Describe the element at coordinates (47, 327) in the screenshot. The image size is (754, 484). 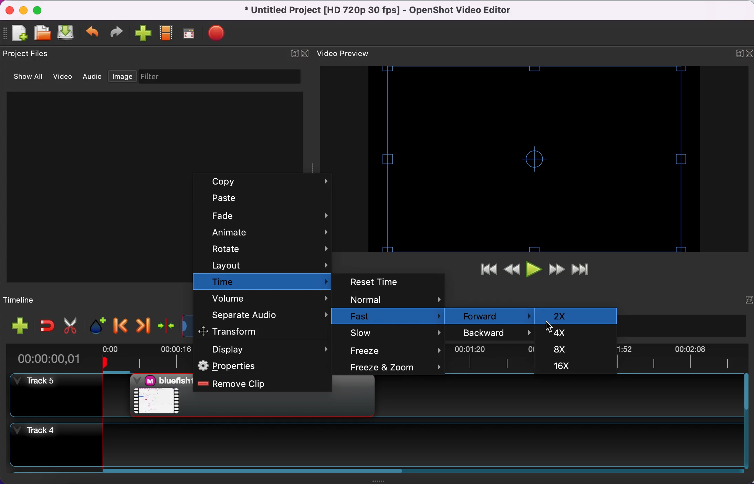
I see `enable snapping` at that location.